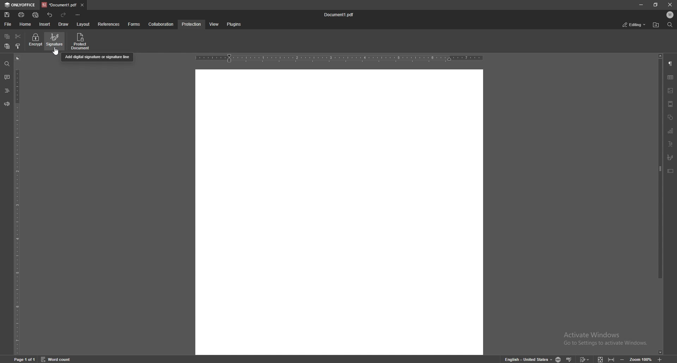  Describe the element at coordinates (83, 5) in the screenshot. I see `close tab` at that location.